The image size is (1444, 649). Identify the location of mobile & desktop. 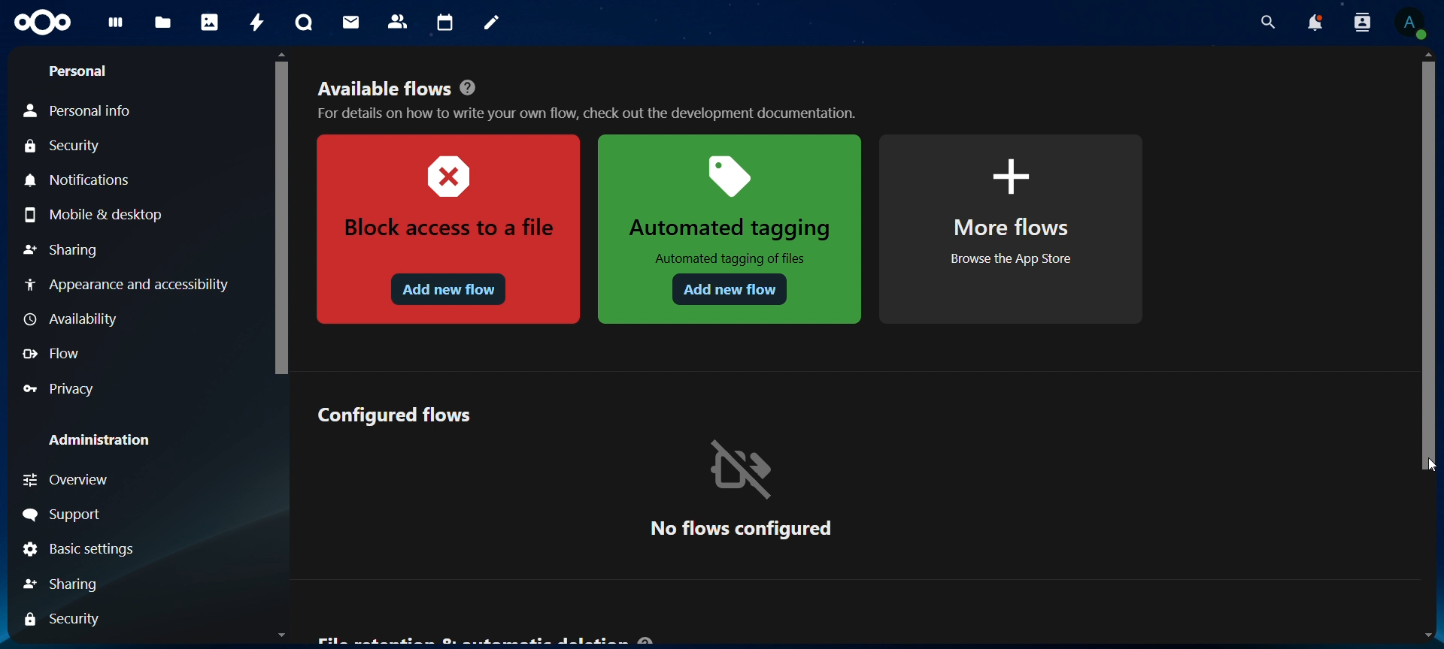
(98, 214).